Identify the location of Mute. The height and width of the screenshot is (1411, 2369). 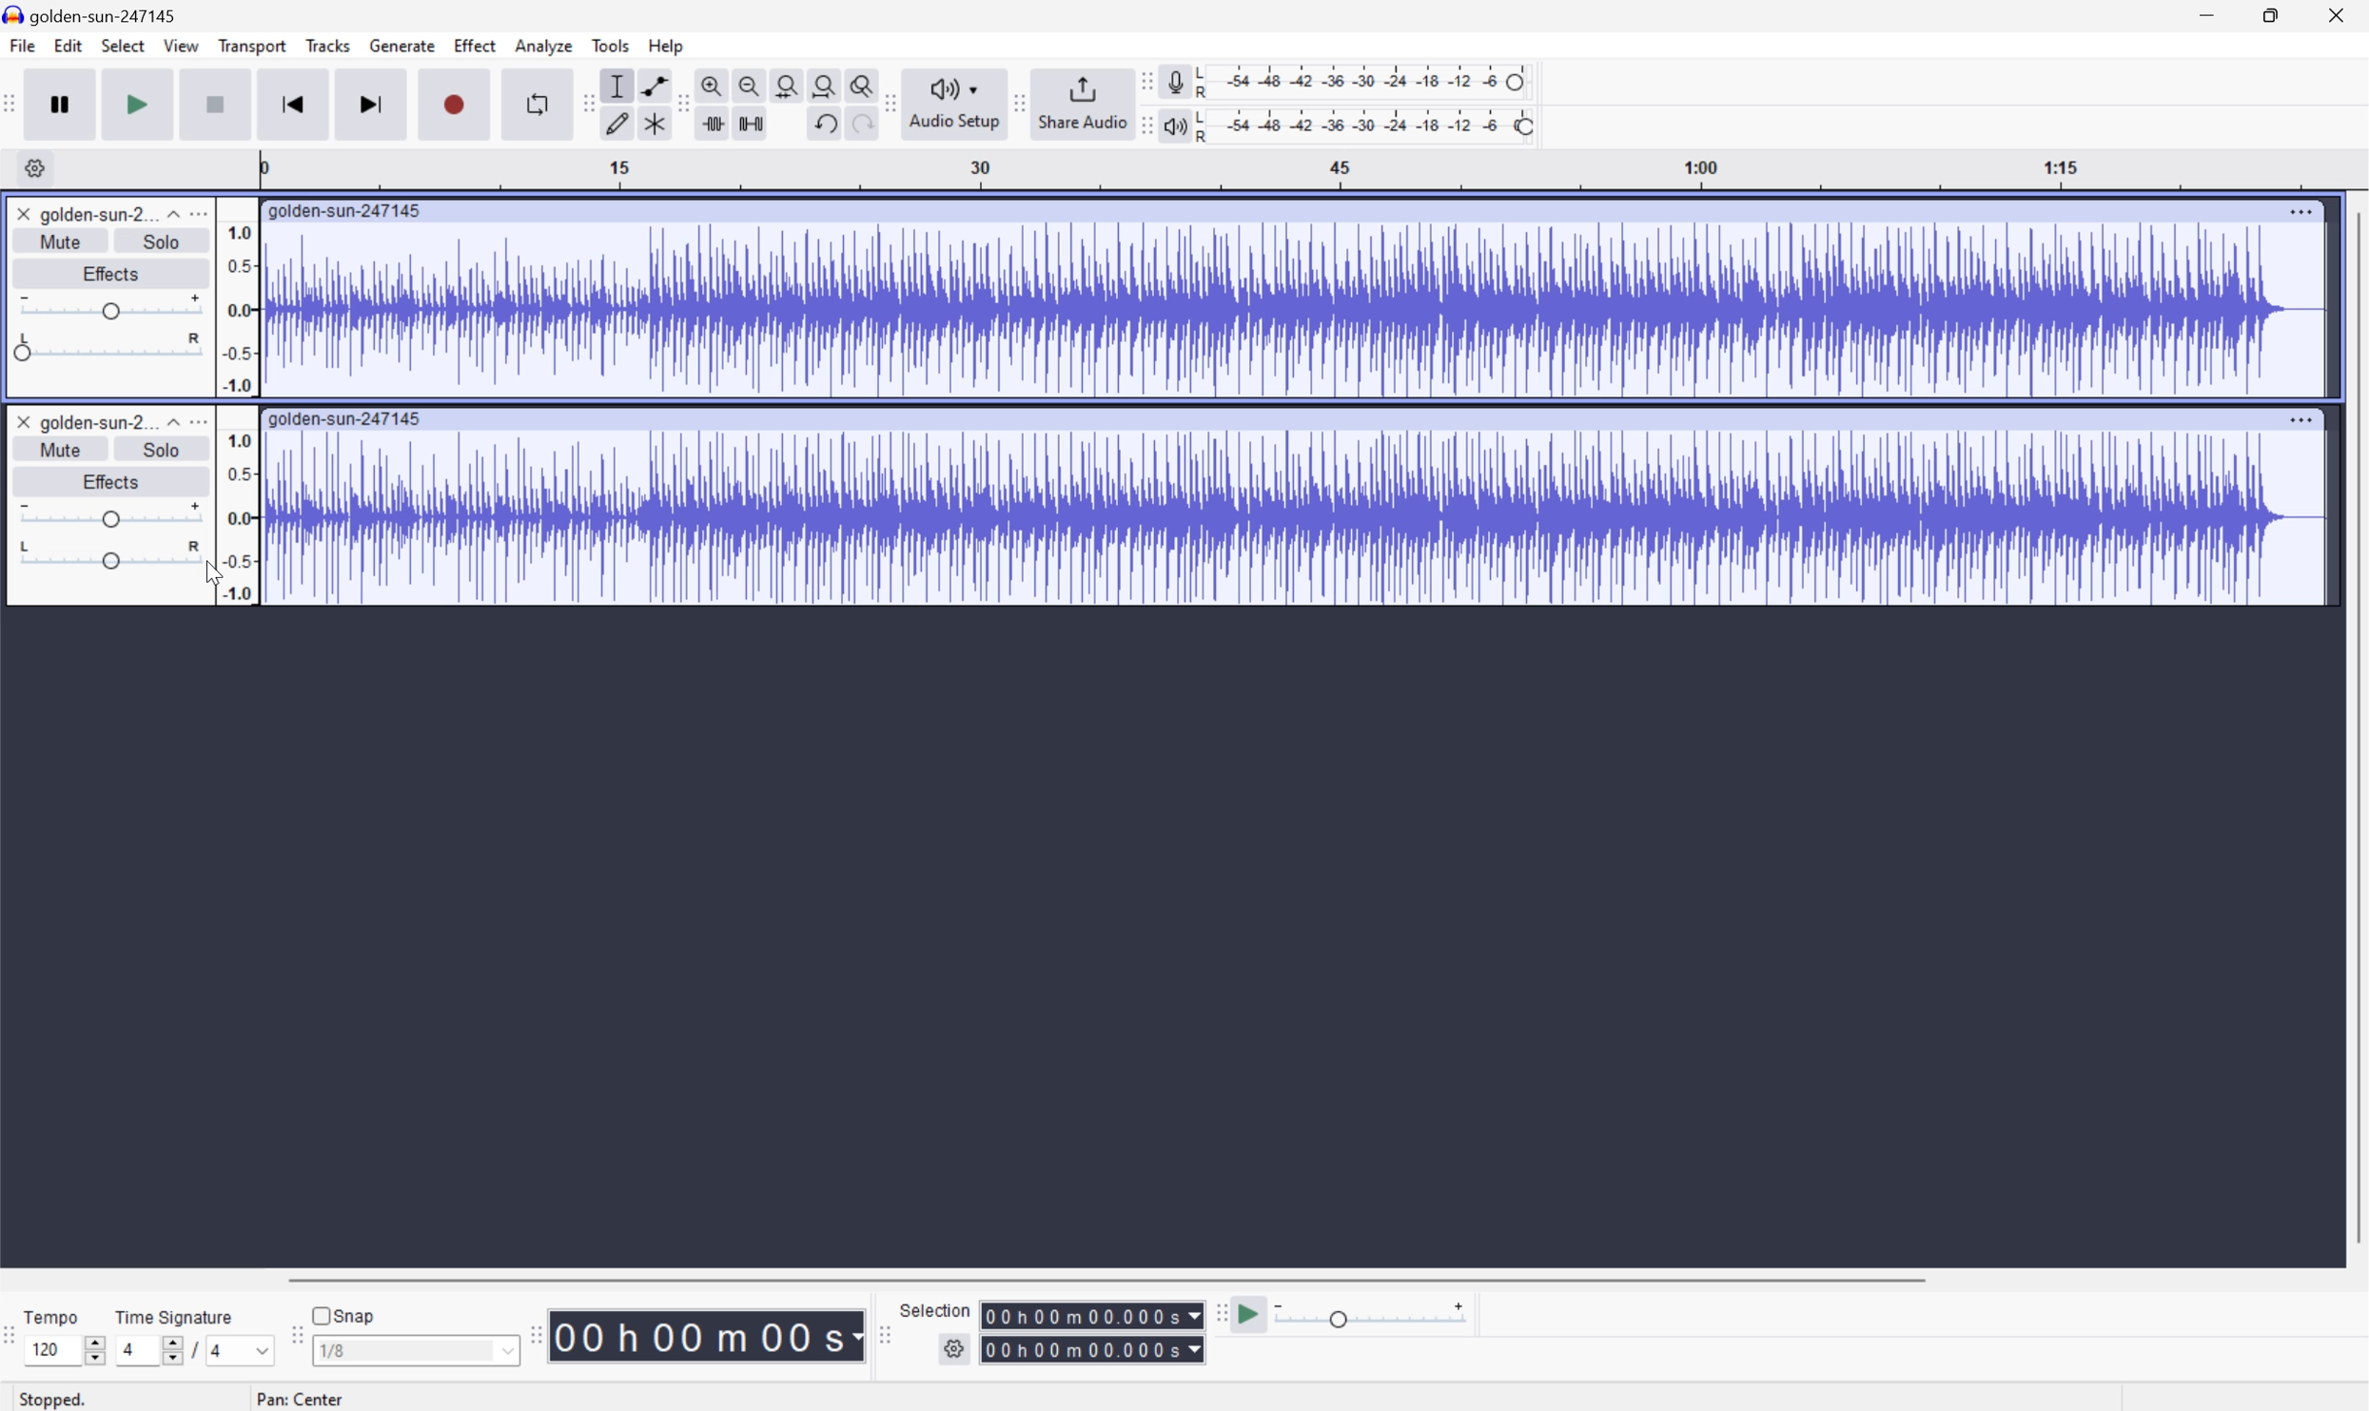
(58, 449).